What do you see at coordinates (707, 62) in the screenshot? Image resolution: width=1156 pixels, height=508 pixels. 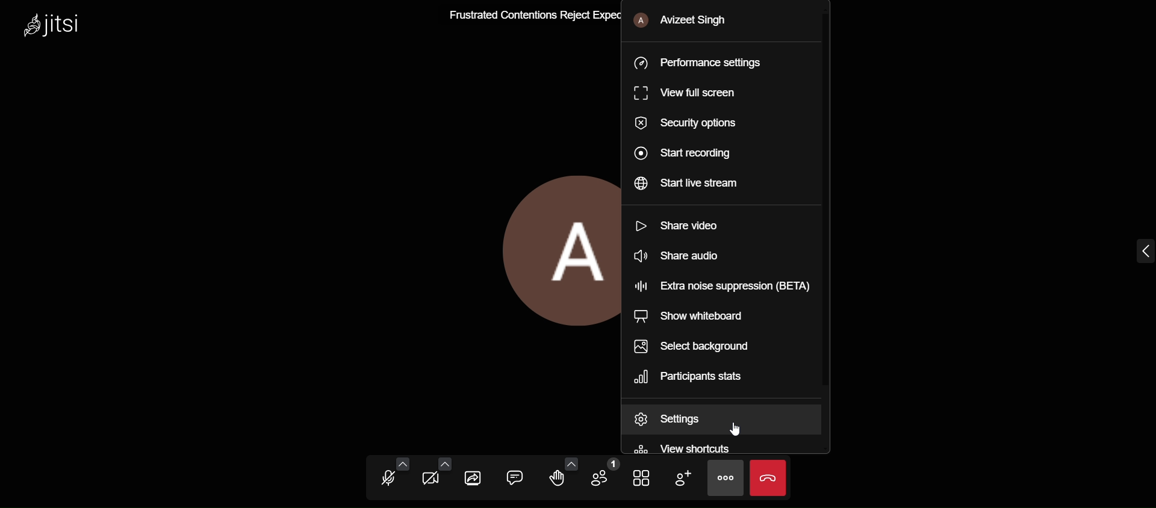 I see `performance setting` at bounding box center [707, 62].